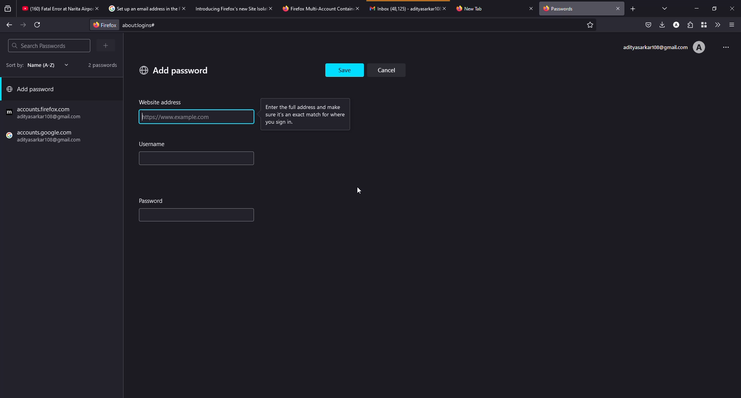 This screenshot has height=398, width=741. Describe the element at coordinates (56, 9) in the screenshot. I see `tab` at that location.